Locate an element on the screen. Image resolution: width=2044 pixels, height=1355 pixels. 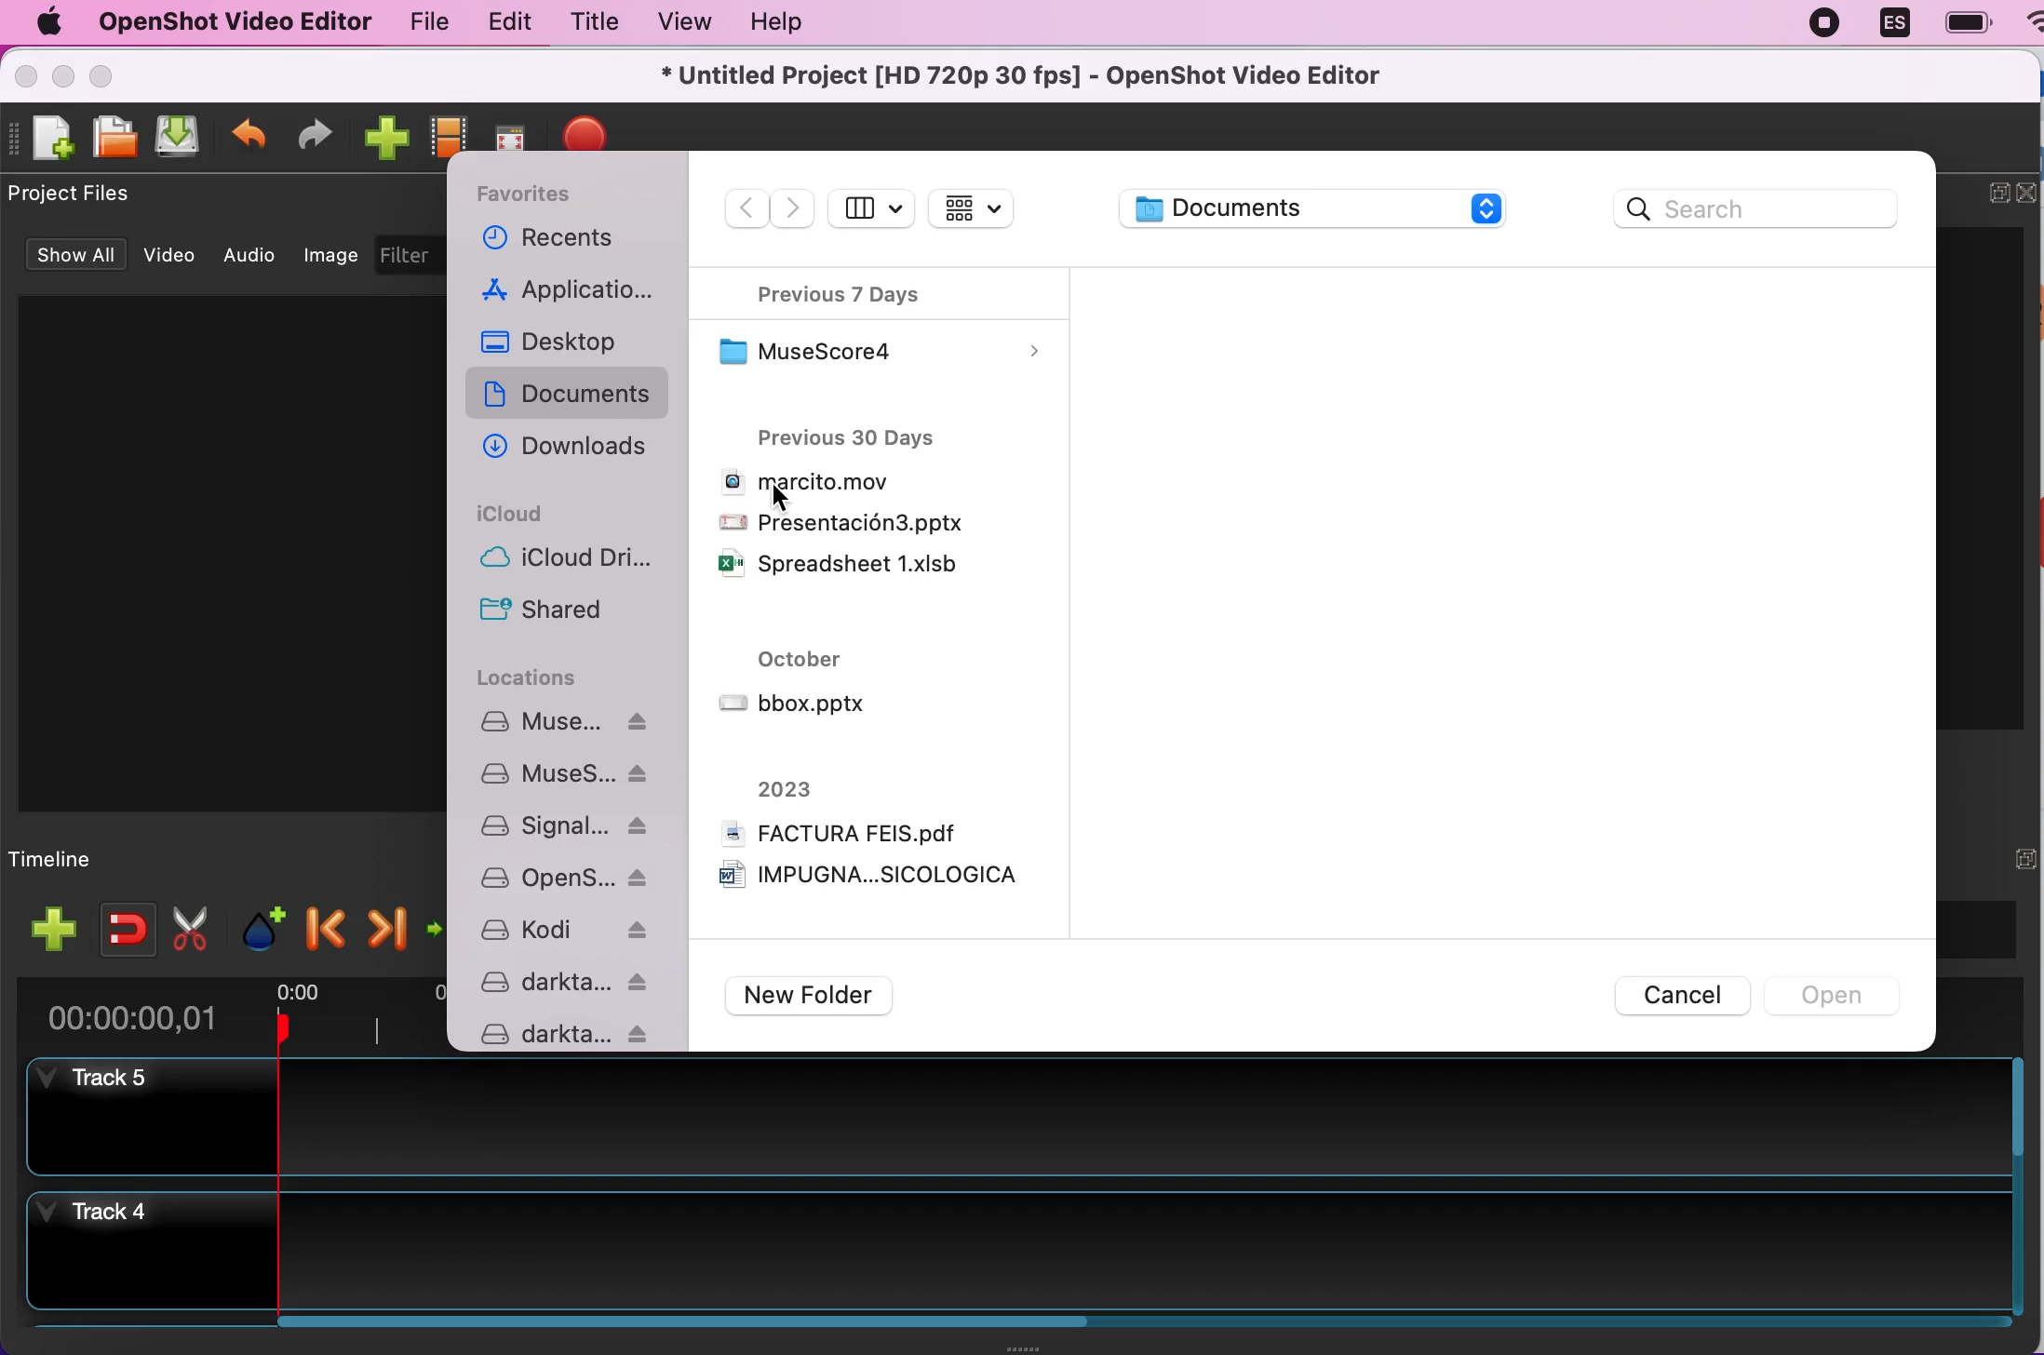
title is located at coordinates (591, 23).